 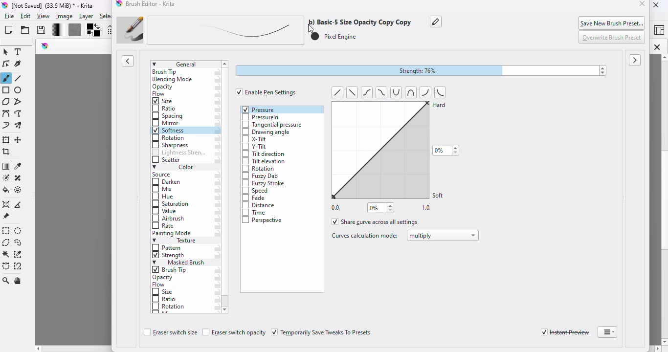 I want to click on speed, so click(x=256, y=191).